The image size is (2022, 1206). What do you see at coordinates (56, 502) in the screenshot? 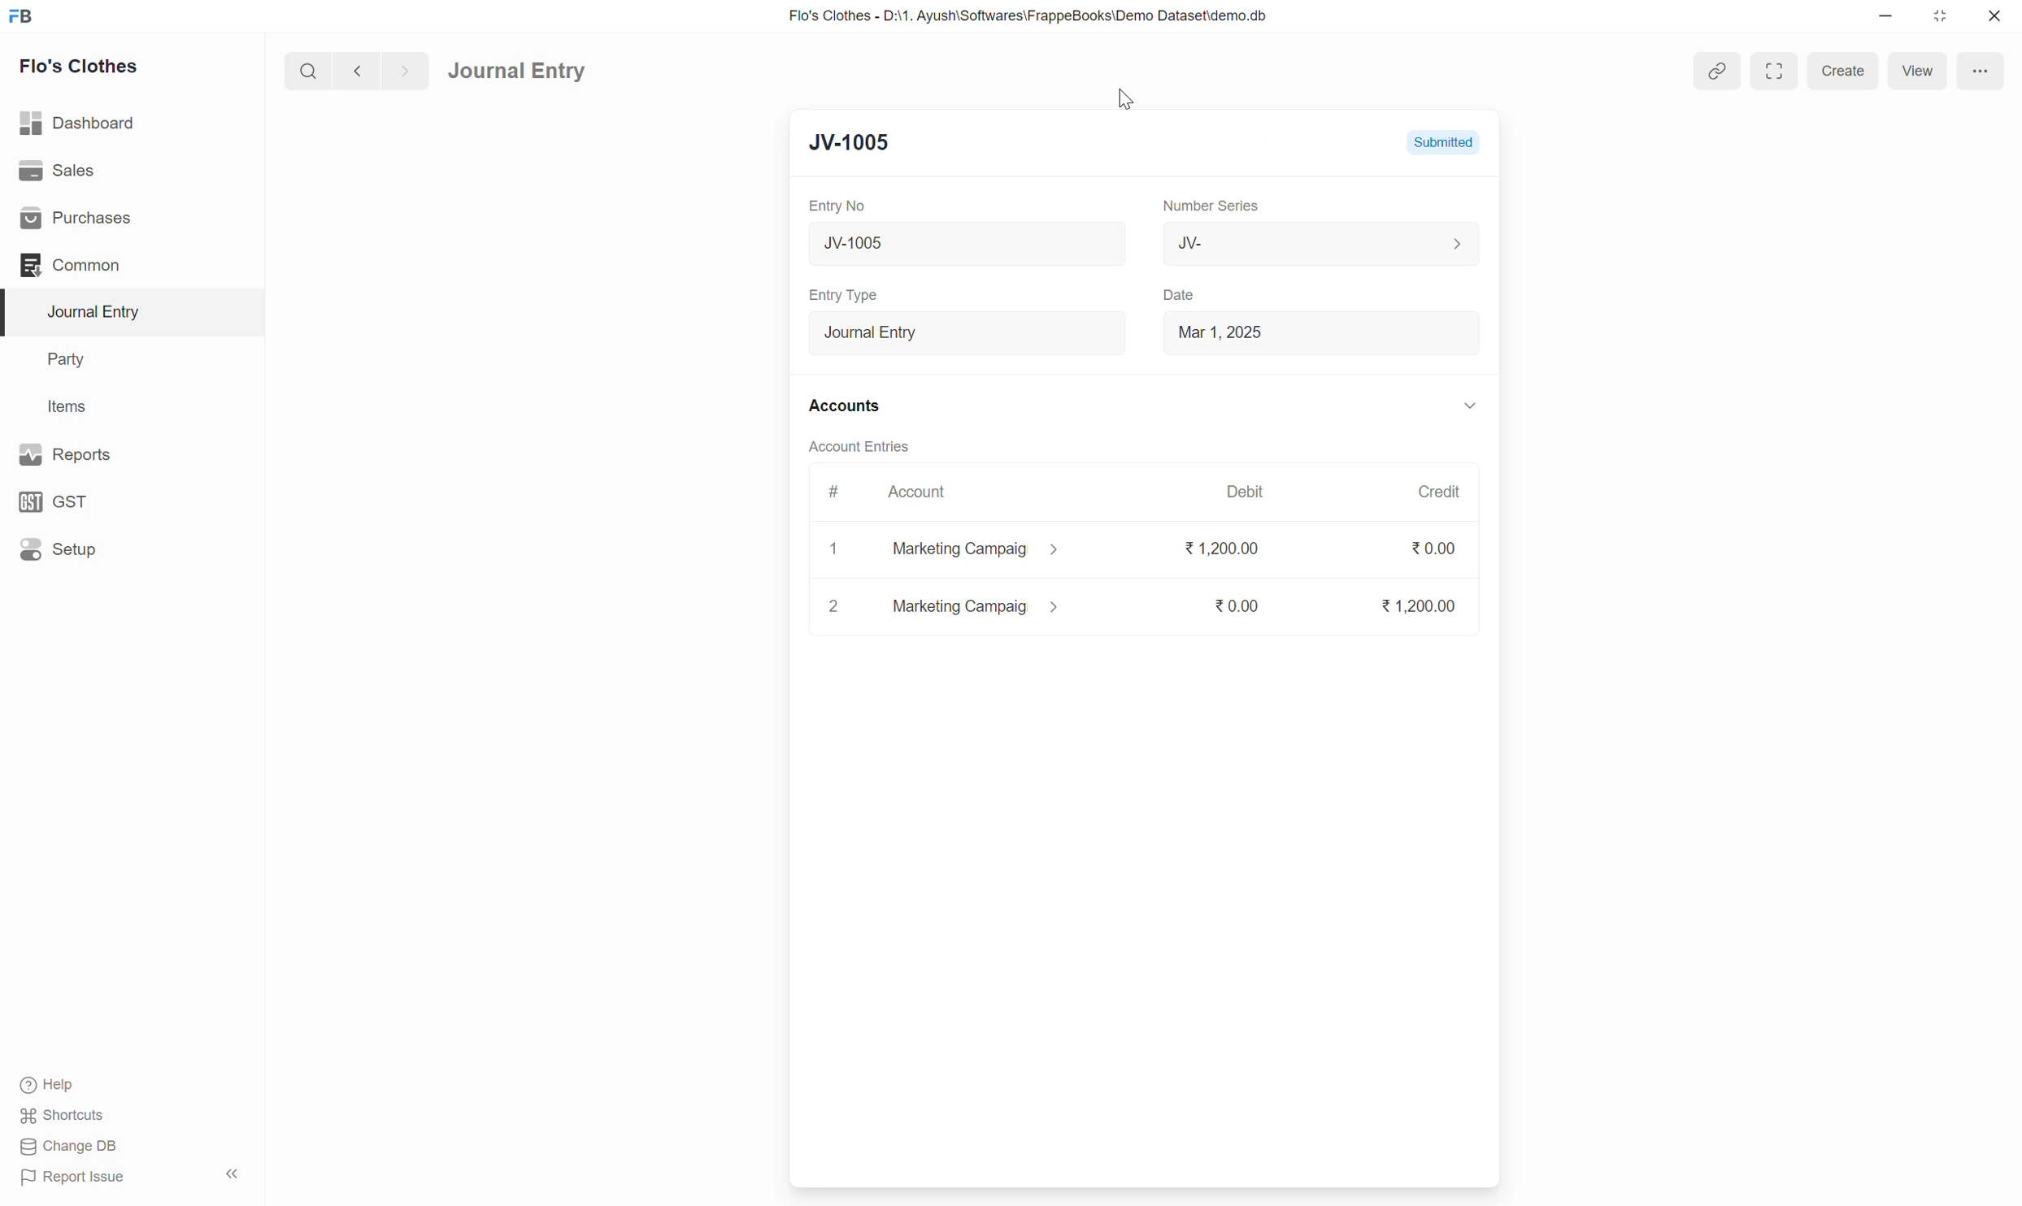
I see `GST` at bounding box center [56, 502].